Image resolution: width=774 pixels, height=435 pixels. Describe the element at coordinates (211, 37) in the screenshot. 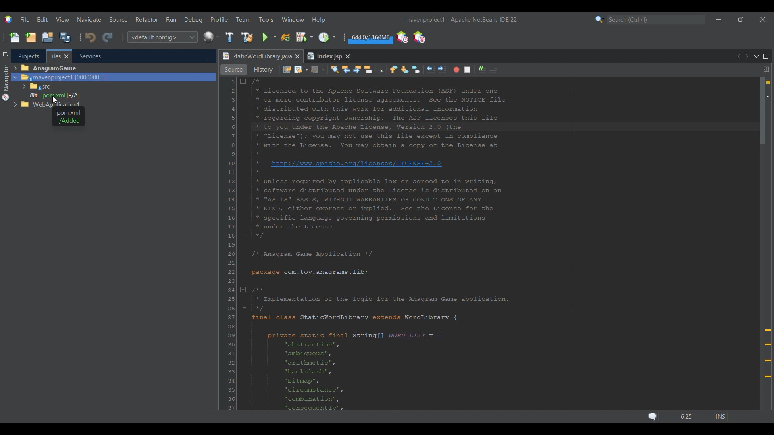

I see `IDE's default browser` at that location.